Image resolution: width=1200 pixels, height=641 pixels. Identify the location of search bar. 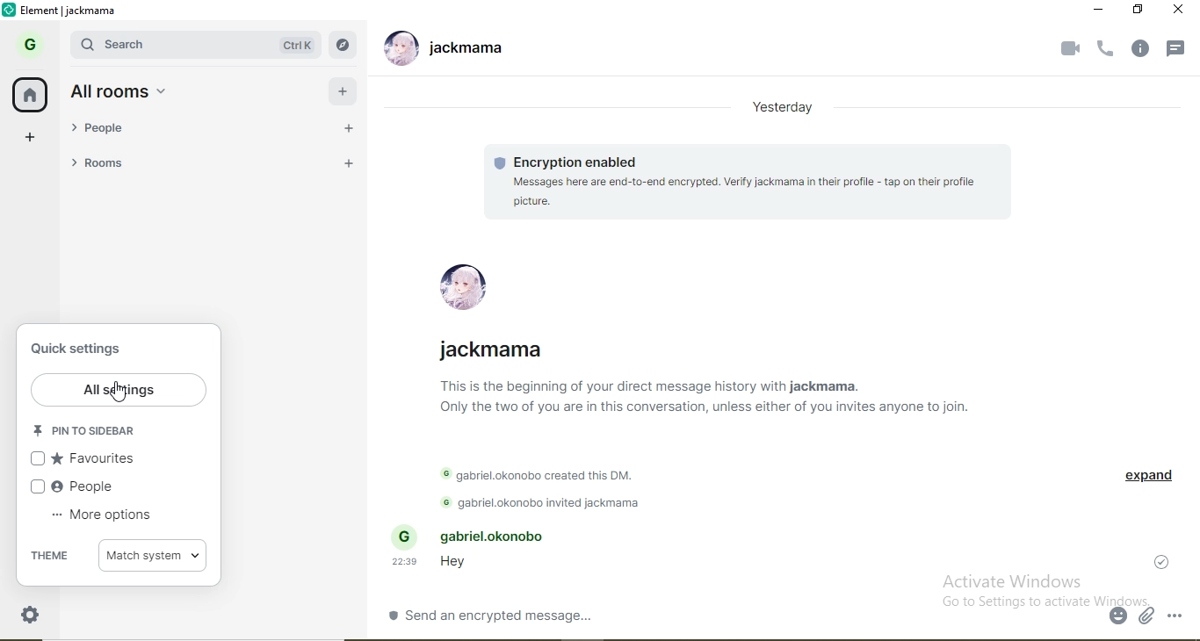
(135, 45).